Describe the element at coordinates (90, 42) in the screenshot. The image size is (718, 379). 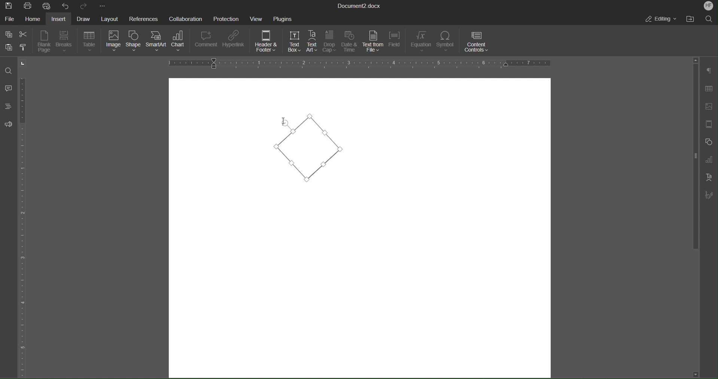
I see `Table` at that location.